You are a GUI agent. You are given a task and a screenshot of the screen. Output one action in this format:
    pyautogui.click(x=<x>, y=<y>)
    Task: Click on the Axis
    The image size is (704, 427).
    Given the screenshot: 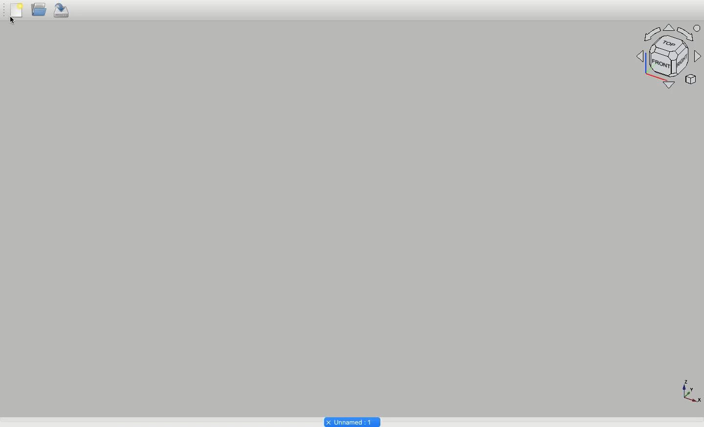 What is the action you would take?
    pyautogui.click(x=690, y=390)
    